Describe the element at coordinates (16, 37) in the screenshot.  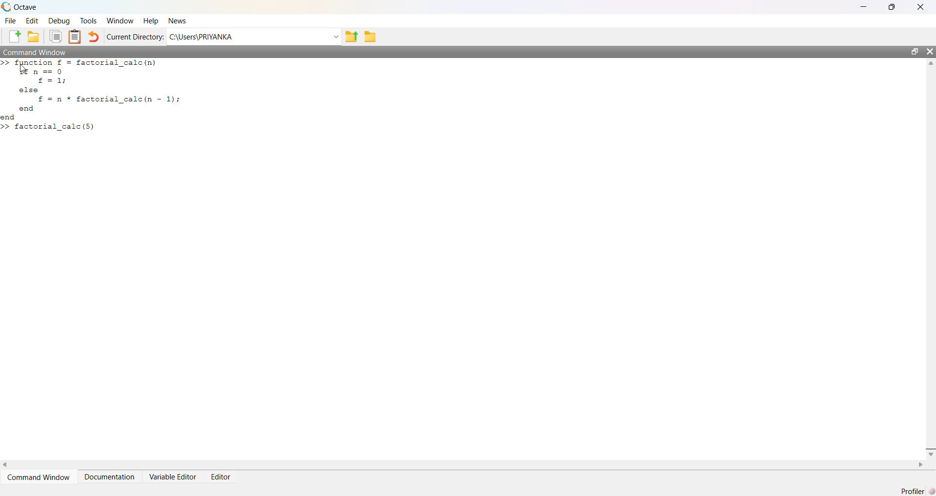
I see `add file` at that location.